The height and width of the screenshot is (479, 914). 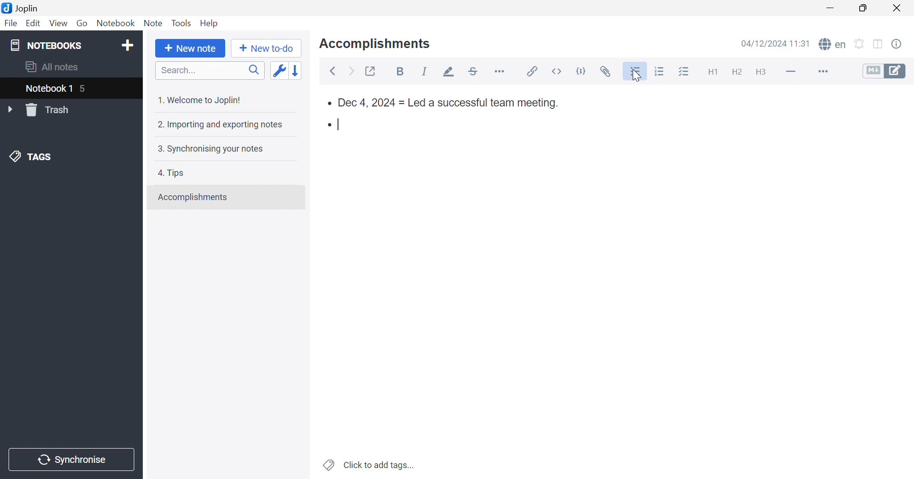 What do you see at coordinates (35, 24) in the screenshot?
I see `Edit` at bounding box center [35, 24].